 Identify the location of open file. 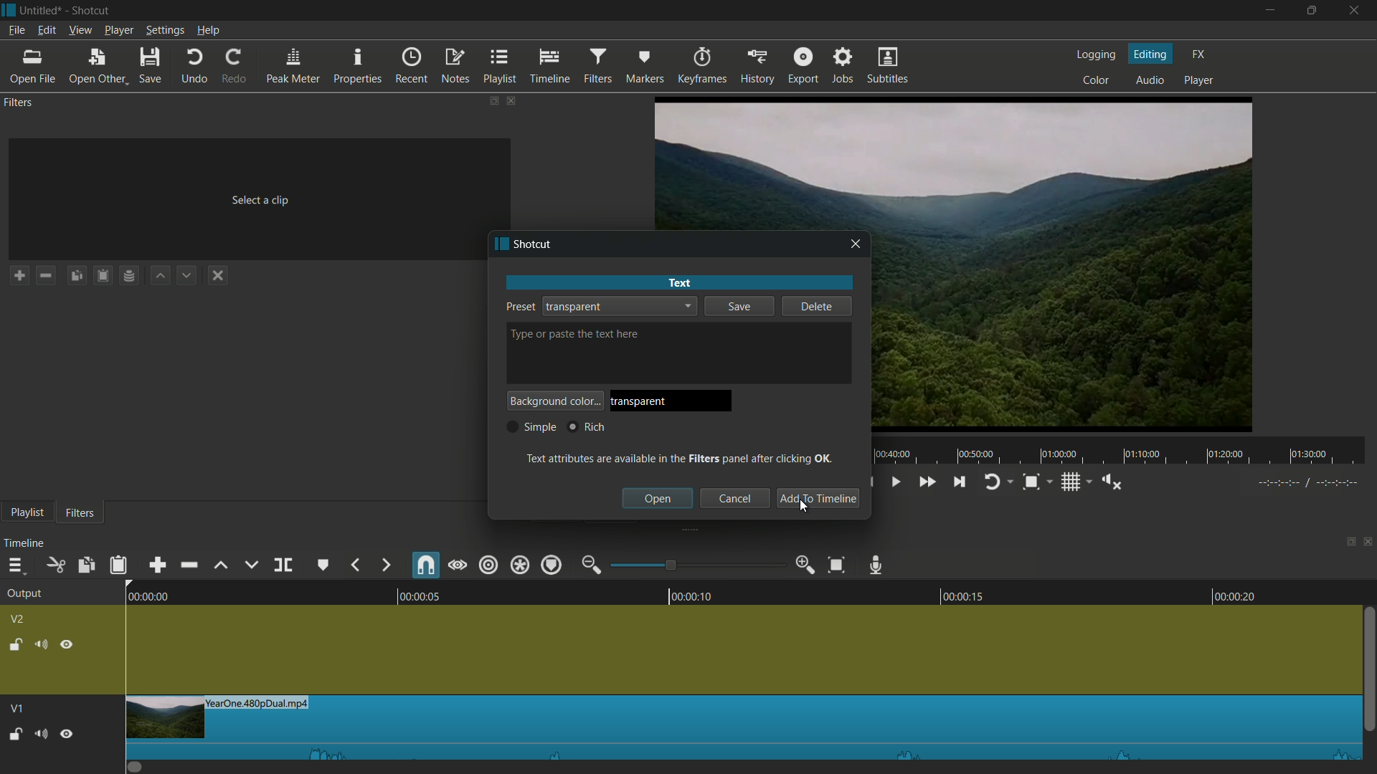
(32, 67).